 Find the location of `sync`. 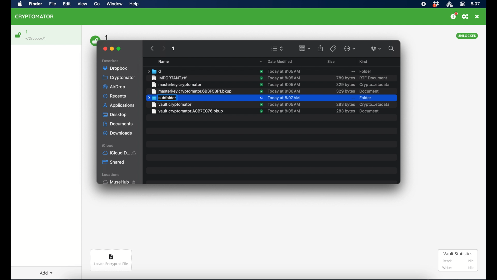

sync is located at coordinates (261, 78).